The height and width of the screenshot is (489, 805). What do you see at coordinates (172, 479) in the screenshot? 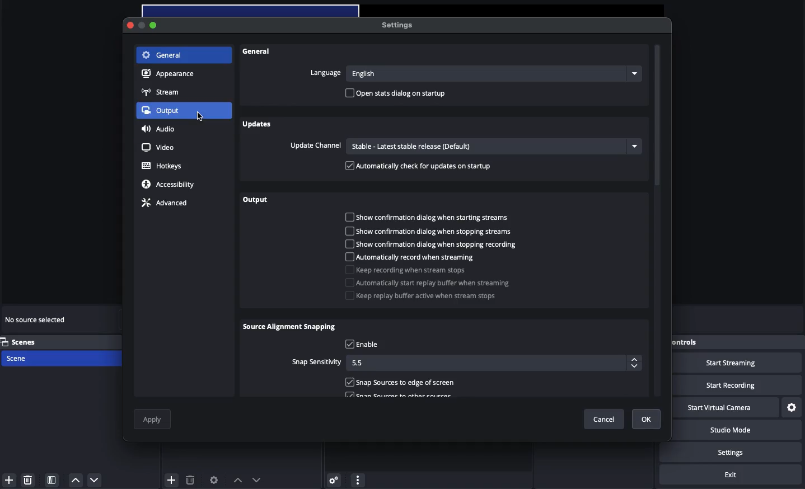
I see `Add` at bounding box center [172, 479].